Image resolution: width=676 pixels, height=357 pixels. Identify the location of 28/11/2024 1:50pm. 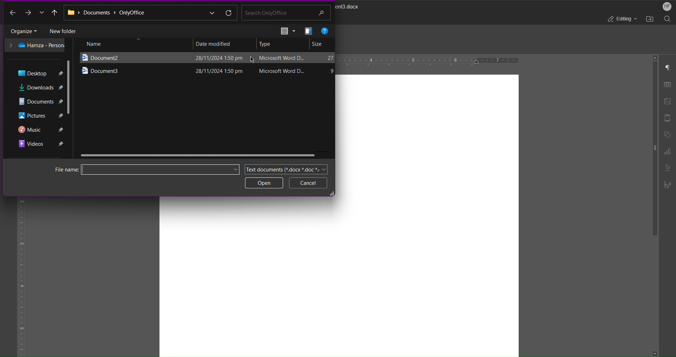
(218, 70).